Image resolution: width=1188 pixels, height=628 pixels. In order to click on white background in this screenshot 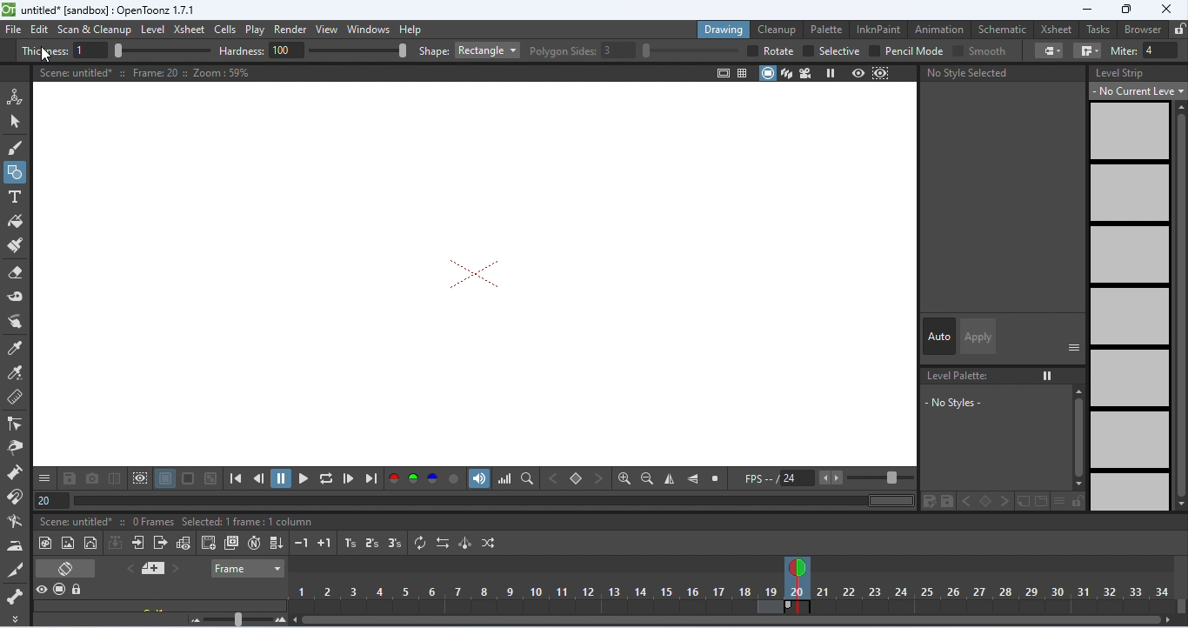, I will do `click(164, 478)`.